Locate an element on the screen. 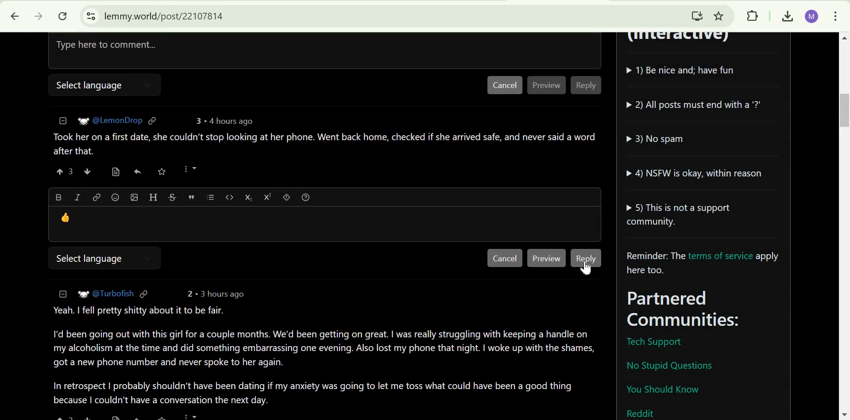 The height and width of the screenshot is (420, 850). Superscript is located at coordinates (267, 197).